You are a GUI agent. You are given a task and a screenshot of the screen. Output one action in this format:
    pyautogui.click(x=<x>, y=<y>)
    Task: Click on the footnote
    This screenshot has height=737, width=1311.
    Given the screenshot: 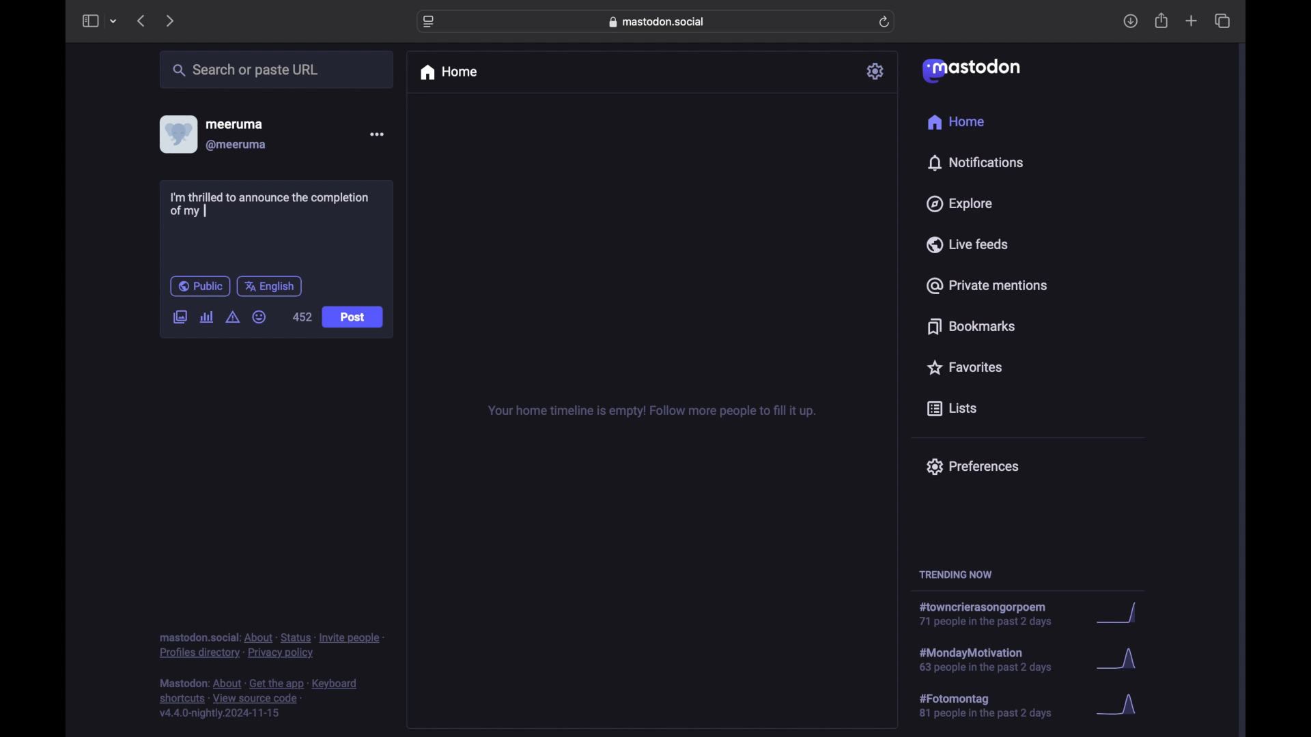 What is the action you would take?
    pyautogui.click(x=259, y=699)
    